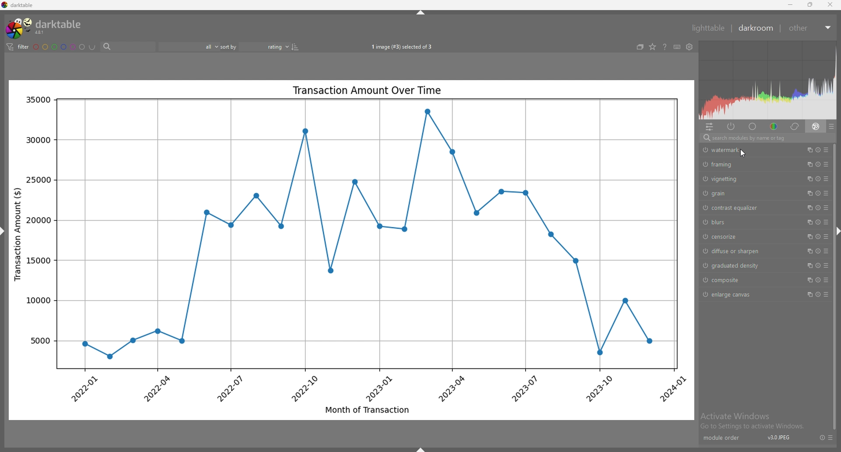  What do you see at coordinates (819, 280) in the screenshot?
I see `reset` at bounding box center [819, 280].